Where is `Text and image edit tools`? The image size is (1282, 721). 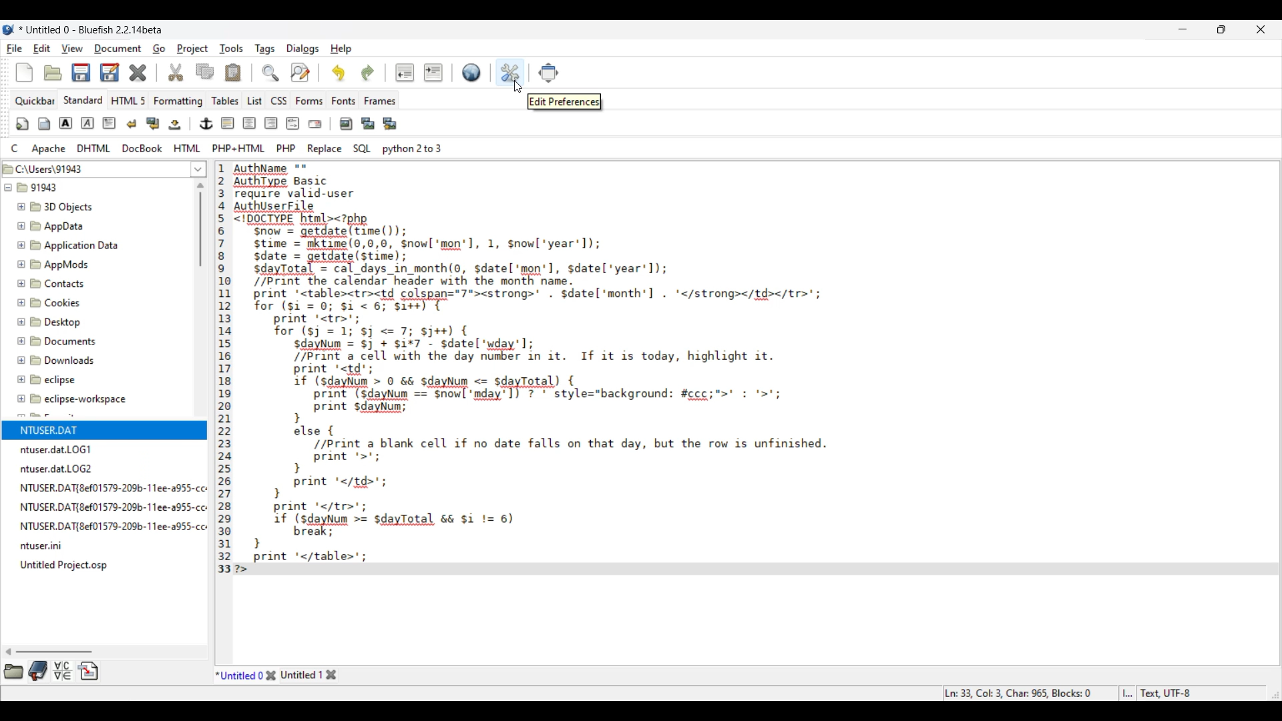 Text and image edit tools is located at coordinates (206, 124).